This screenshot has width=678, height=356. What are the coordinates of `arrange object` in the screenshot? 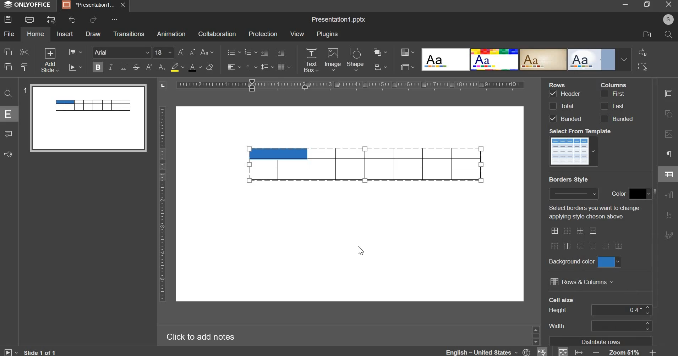 It's located at (380, 52).